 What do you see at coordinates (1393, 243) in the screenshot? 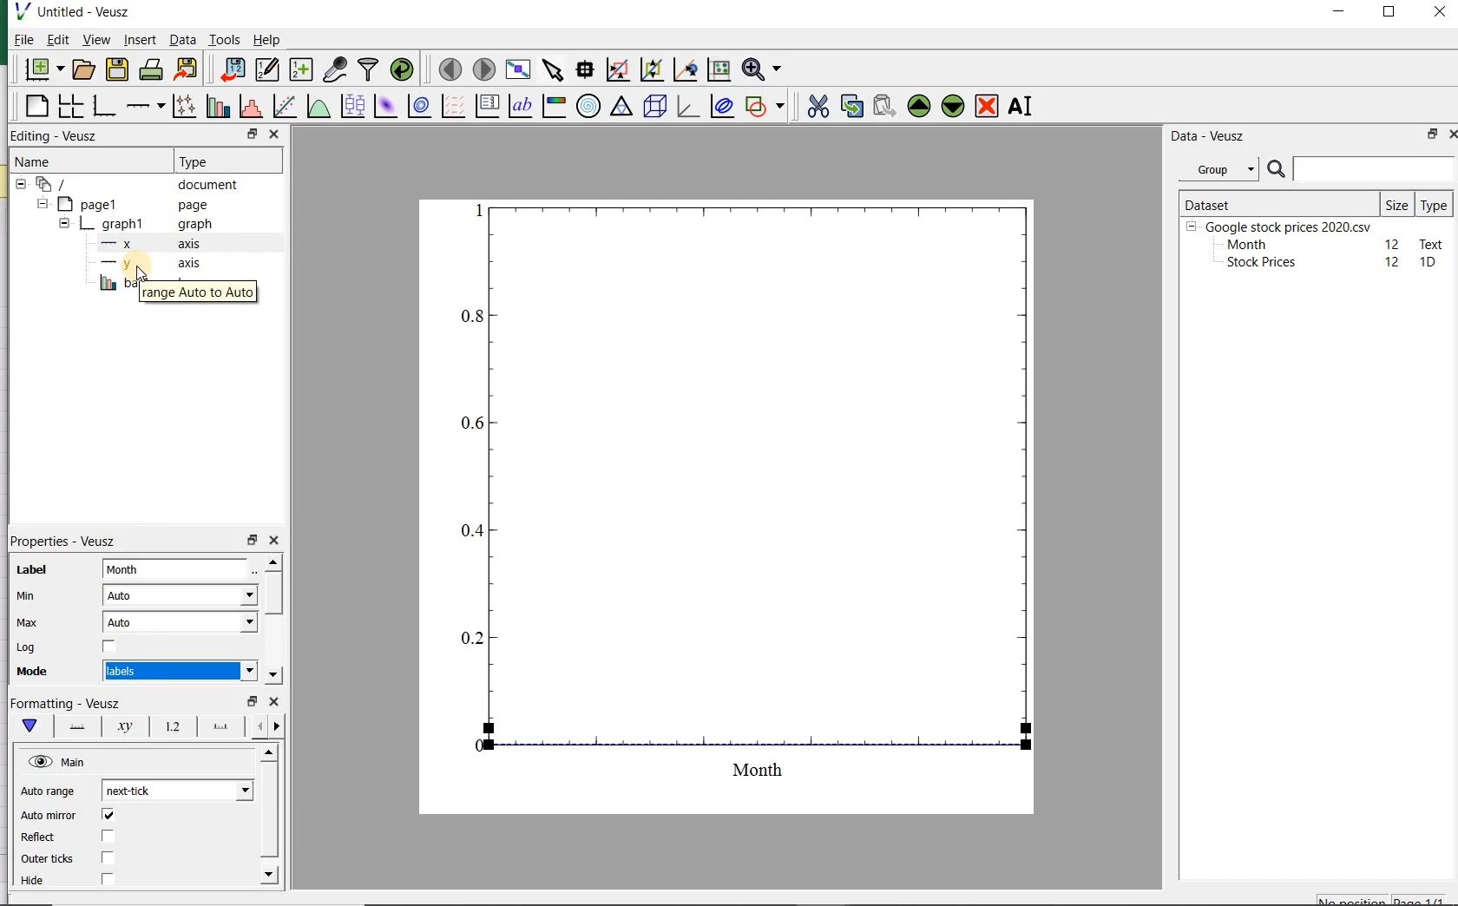
I see `12` at bounding box center [1393, 243].